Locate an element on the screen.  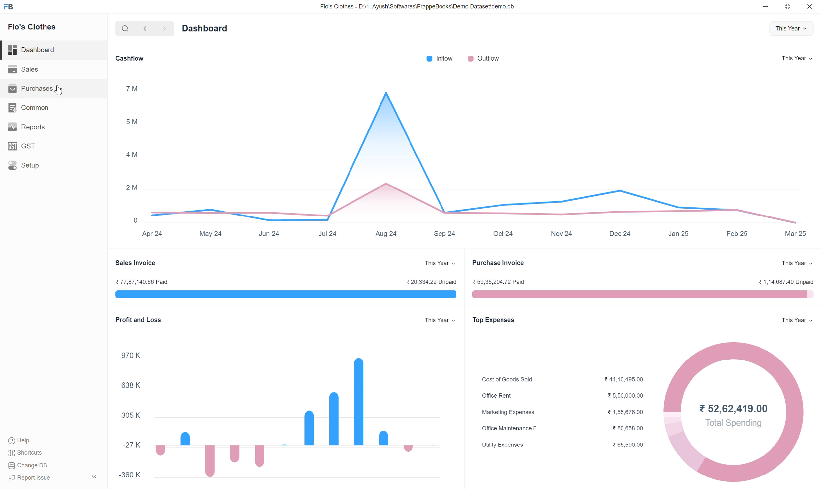
Purchase invoice is located at coordinates (497, 264).